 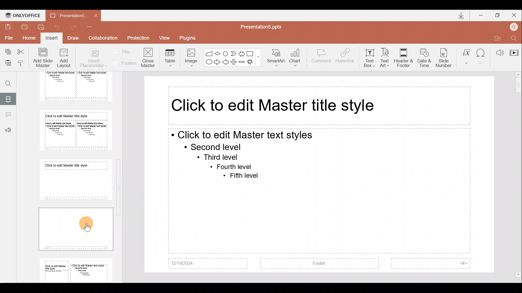 What do you see at coordinates (74, 228) in the screenshot?
I see `Slide 8` at bounding box center [74, 228].